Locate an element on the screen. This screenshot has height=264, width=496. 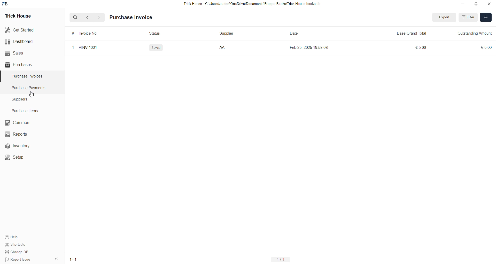
close is located at coordinates (489, 4).